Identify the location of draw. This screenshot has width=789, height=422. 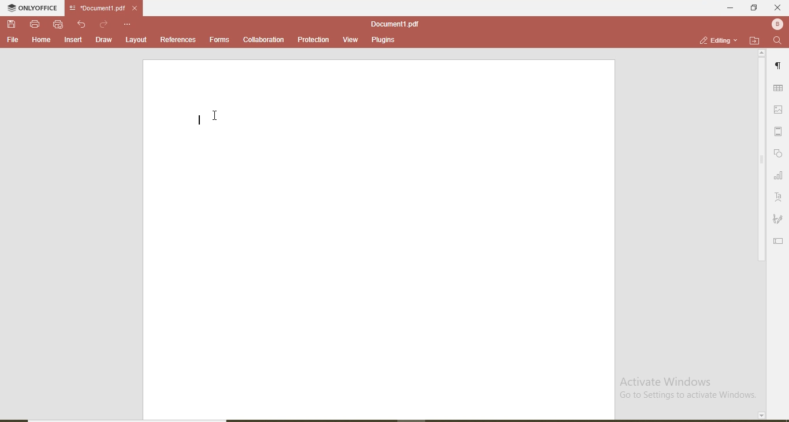
(103, 39).